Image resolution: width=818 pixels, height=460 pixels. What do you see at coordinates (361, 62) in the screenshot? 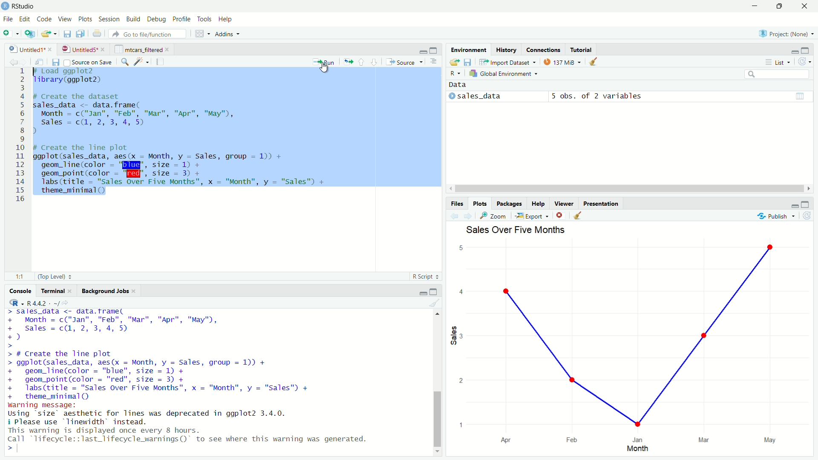
I see `previous code section` at bounding box center [361, 62].